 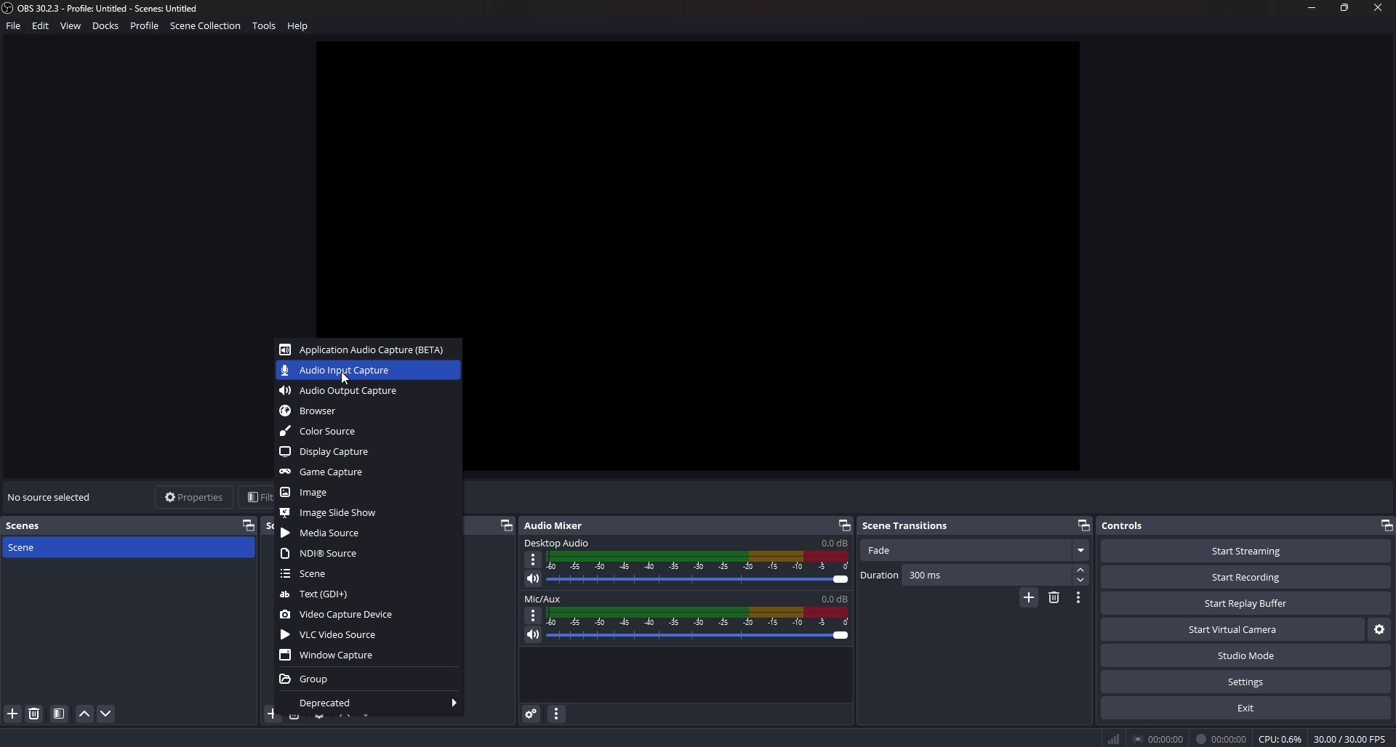 What do you see at coordinates (1232, 630) in the screenshot?
I see `start virtual camera` at bounding box center [1232, 630].